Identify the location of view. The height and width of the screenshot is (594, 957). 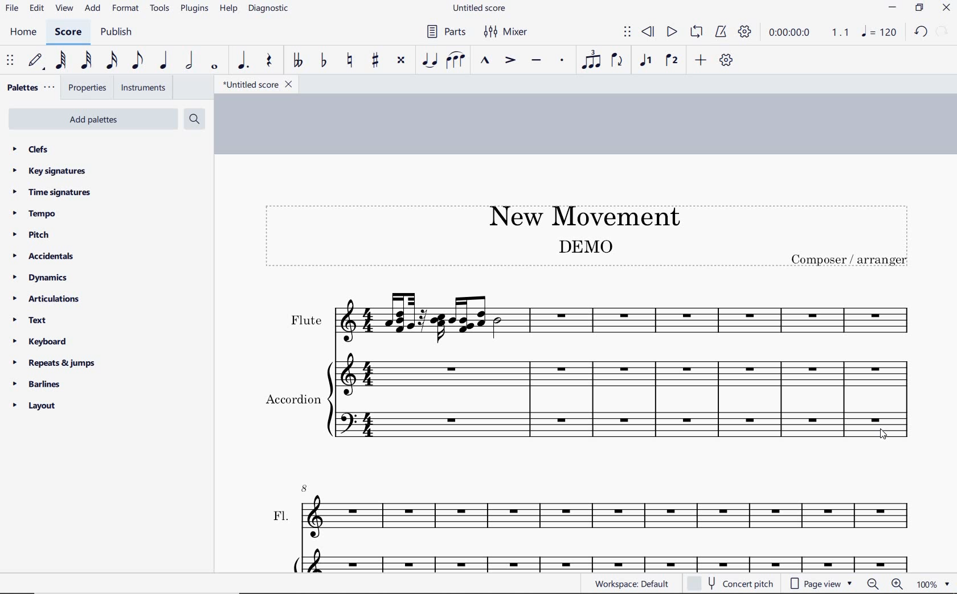
(63, 9).